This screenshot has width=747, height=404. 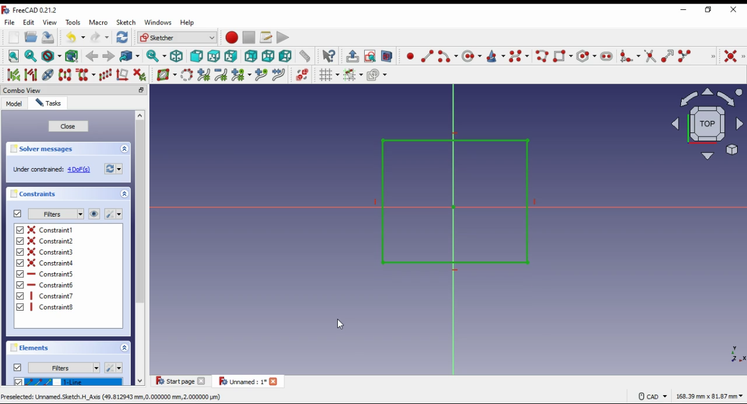 I want to click on create line, so click(x=427, y=56).